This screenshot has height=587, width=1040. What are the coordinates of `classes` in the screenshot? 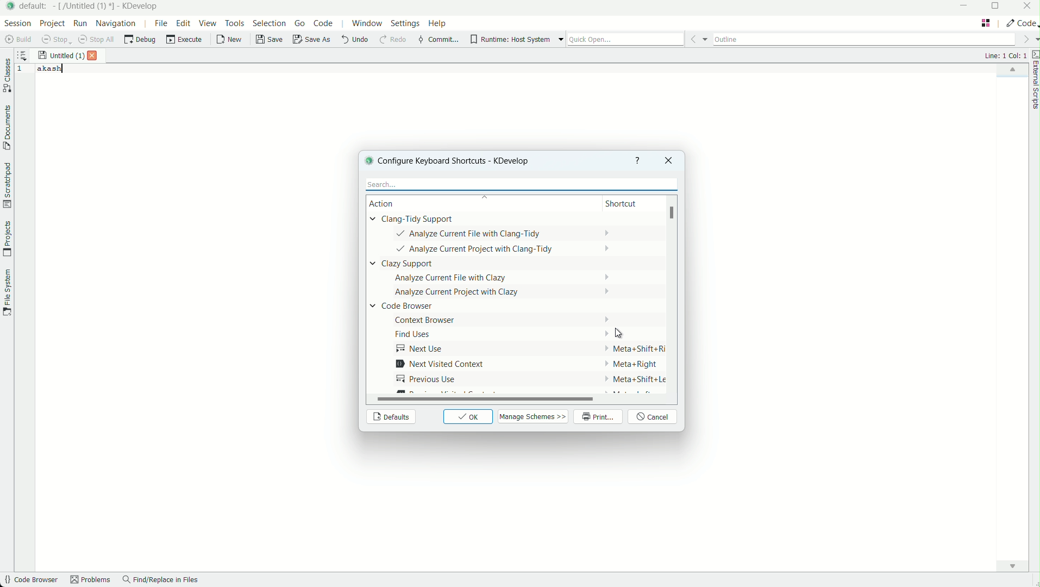 It's located at (7, 77).